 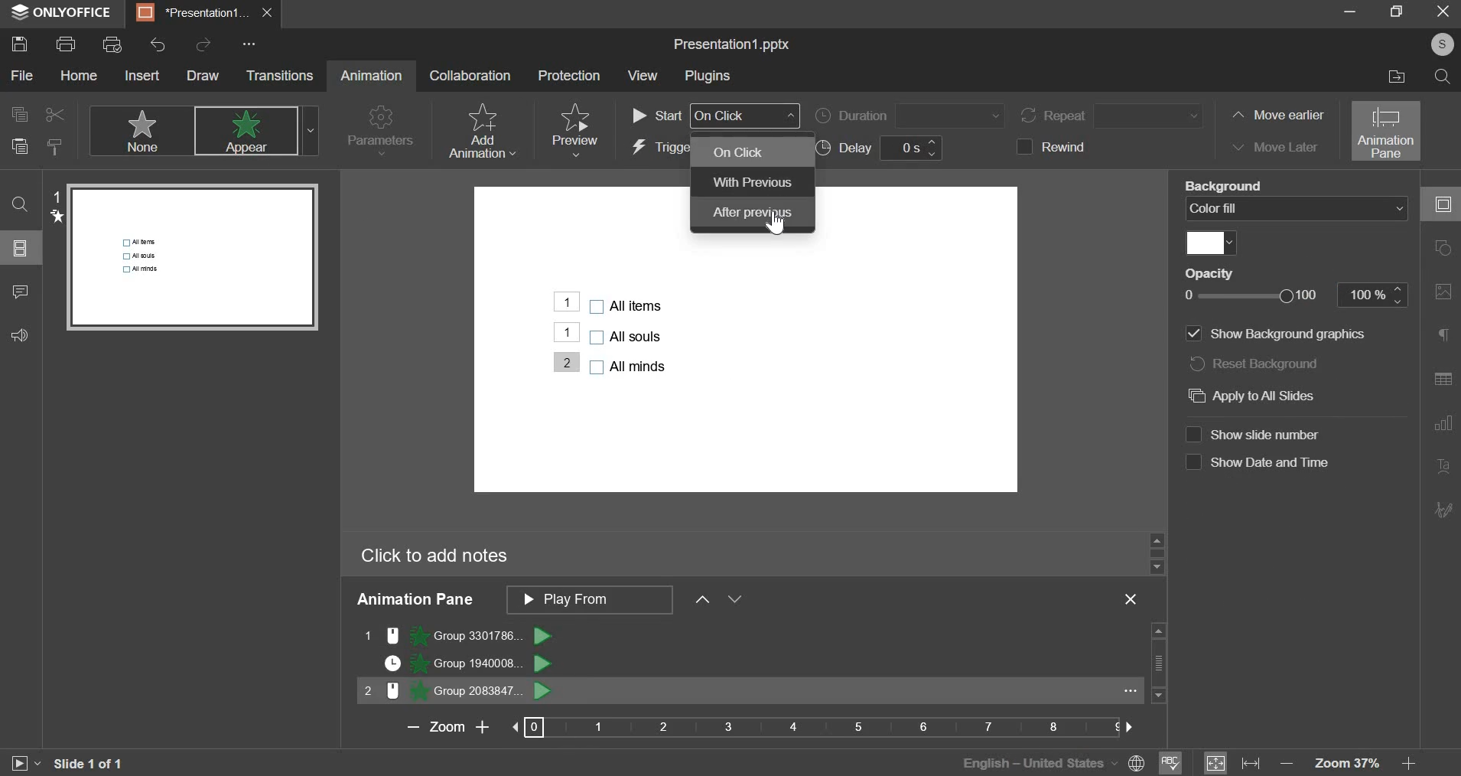 What do you see at coordinates (19, 294) in the screenshot?
I see `comment` at bounding box center [19, 294].